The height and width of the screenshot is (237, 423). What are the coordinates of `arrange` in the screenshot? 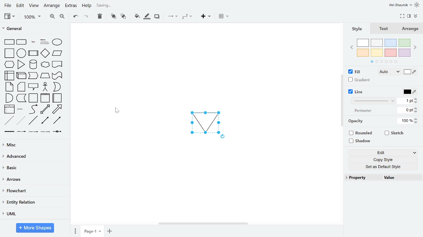 It's located at (412, 29).